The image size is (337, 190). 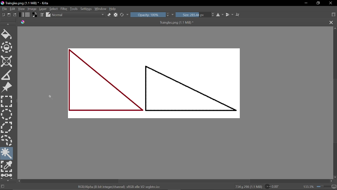 What do you see at coordinates (306, 3) in the screenshot?
I see `Minimize` at bounding box center [306, 3].